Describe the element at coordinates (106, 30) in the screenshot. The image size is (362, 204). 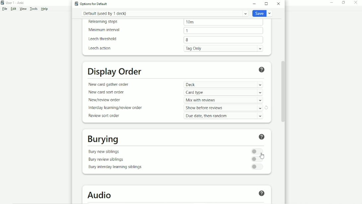
I see `Minimum interval` at that location.